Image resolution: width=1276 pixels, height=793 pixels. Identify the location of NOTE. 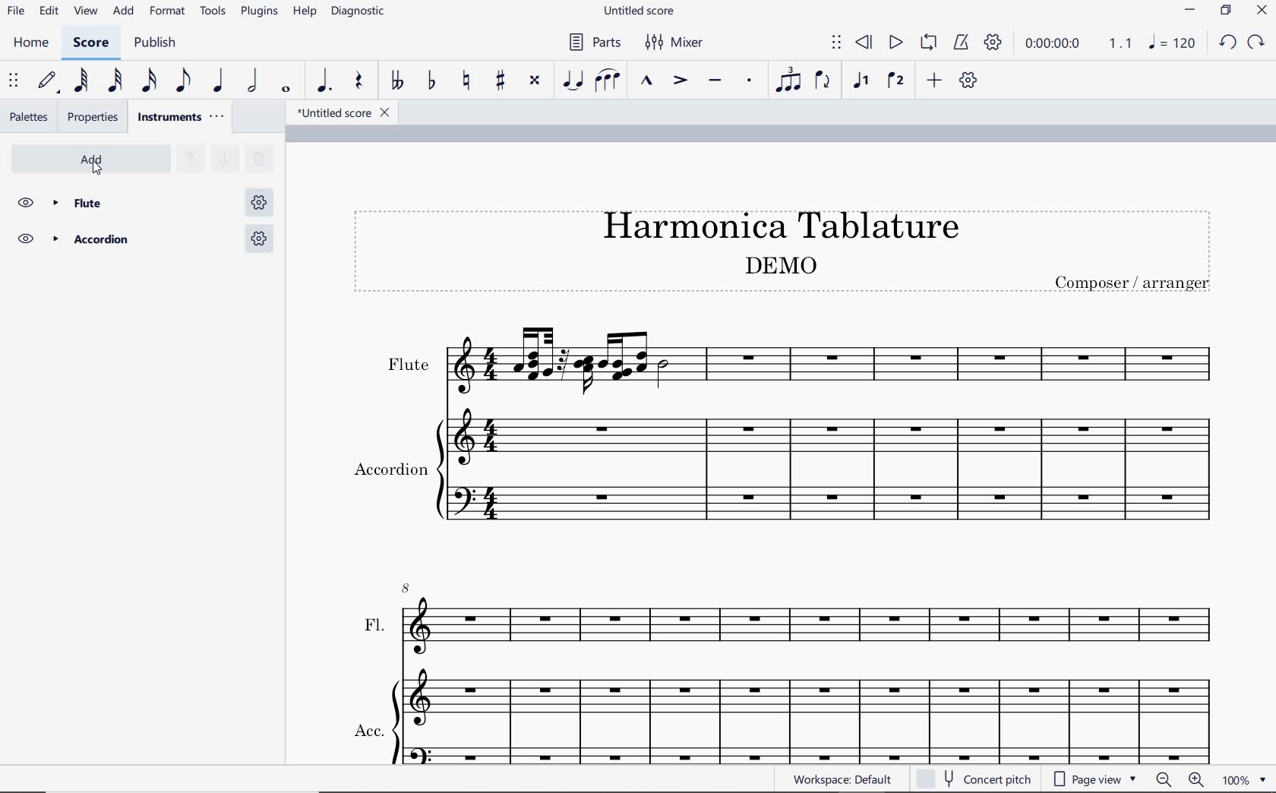
(1173, 45).